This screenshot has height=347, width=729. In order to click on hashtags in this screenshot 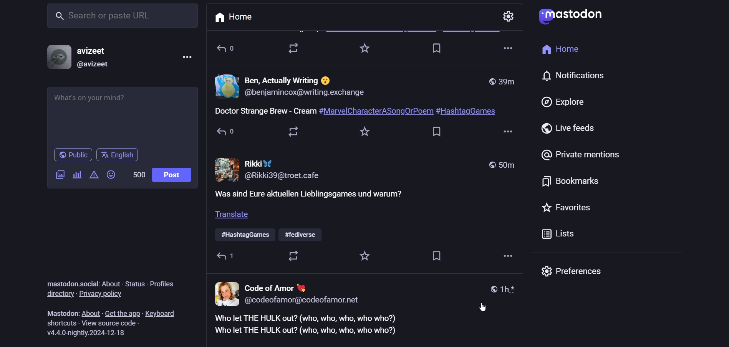, I will do `click(269, 235)`.